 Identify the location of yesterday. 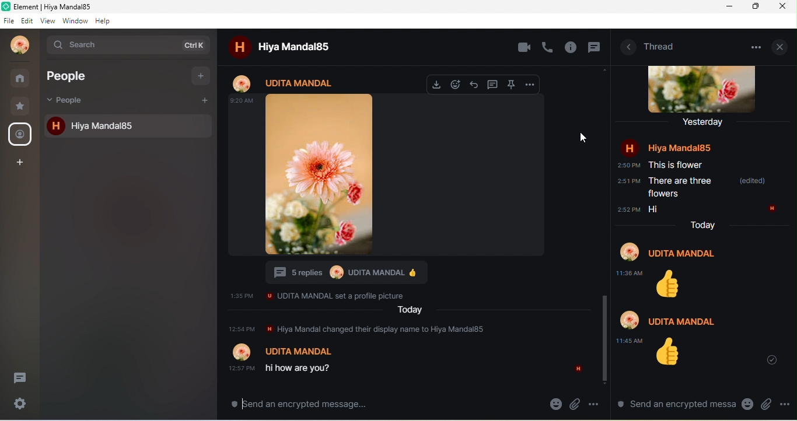
(705, 122).